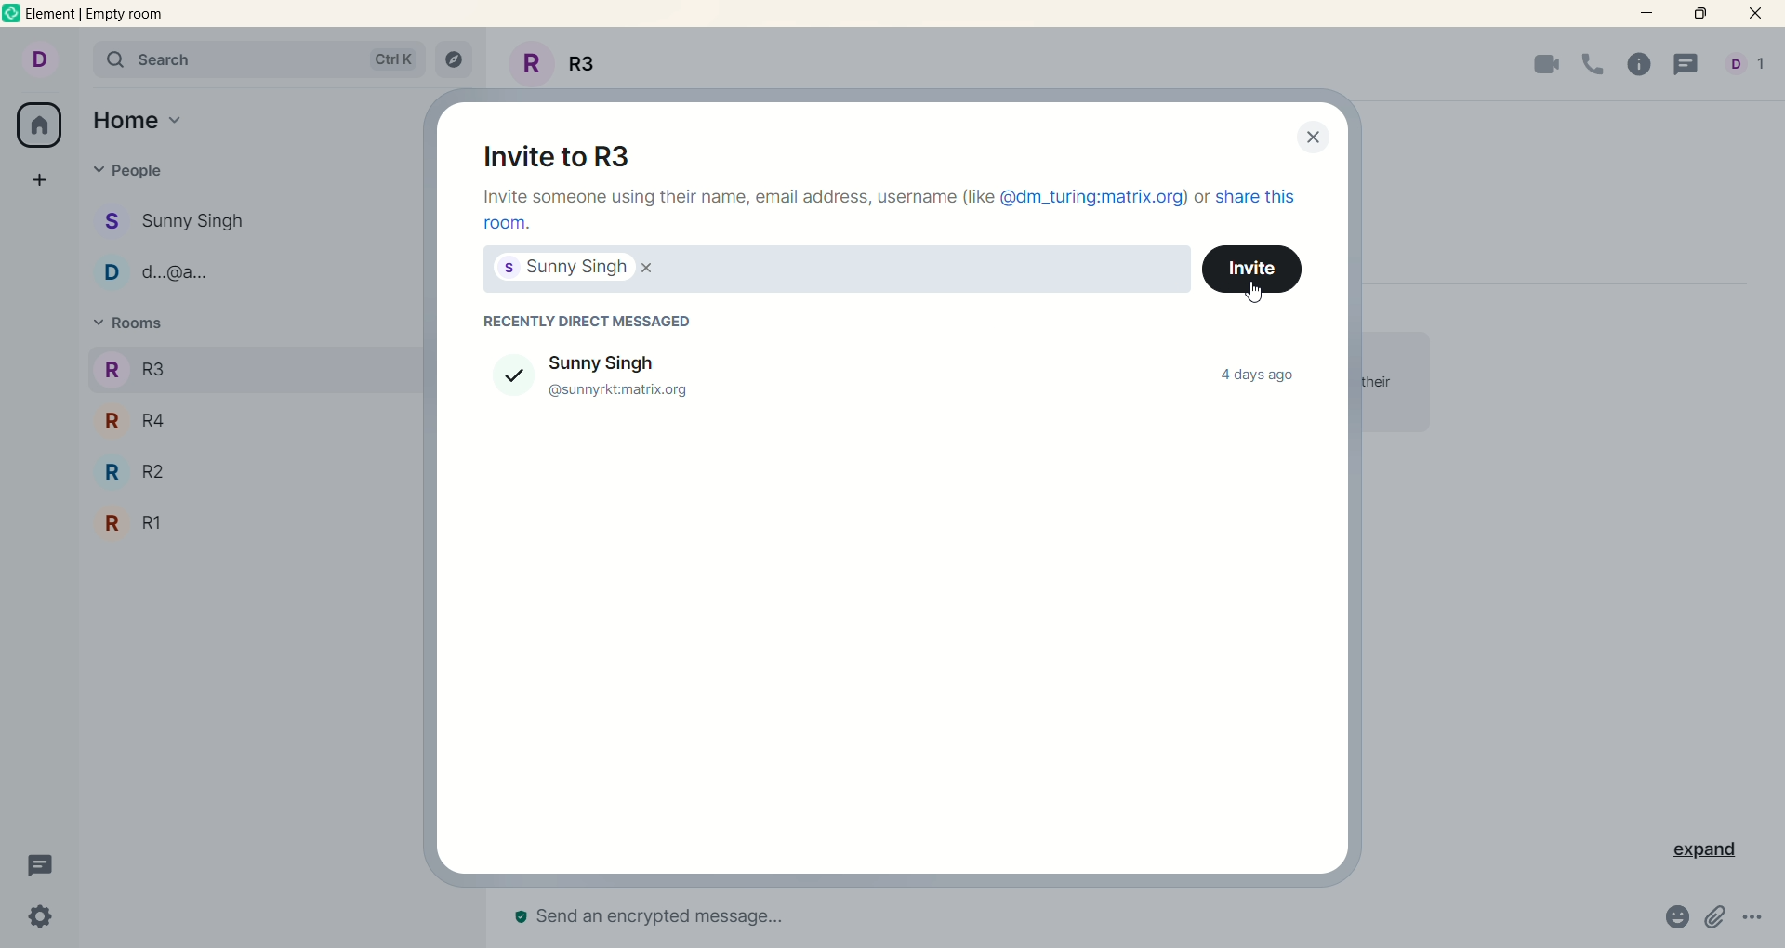 The width and height of the screenshot is (1785, 948). I want to click on @sunnyrkt:matrix.org, so click(628, 388).